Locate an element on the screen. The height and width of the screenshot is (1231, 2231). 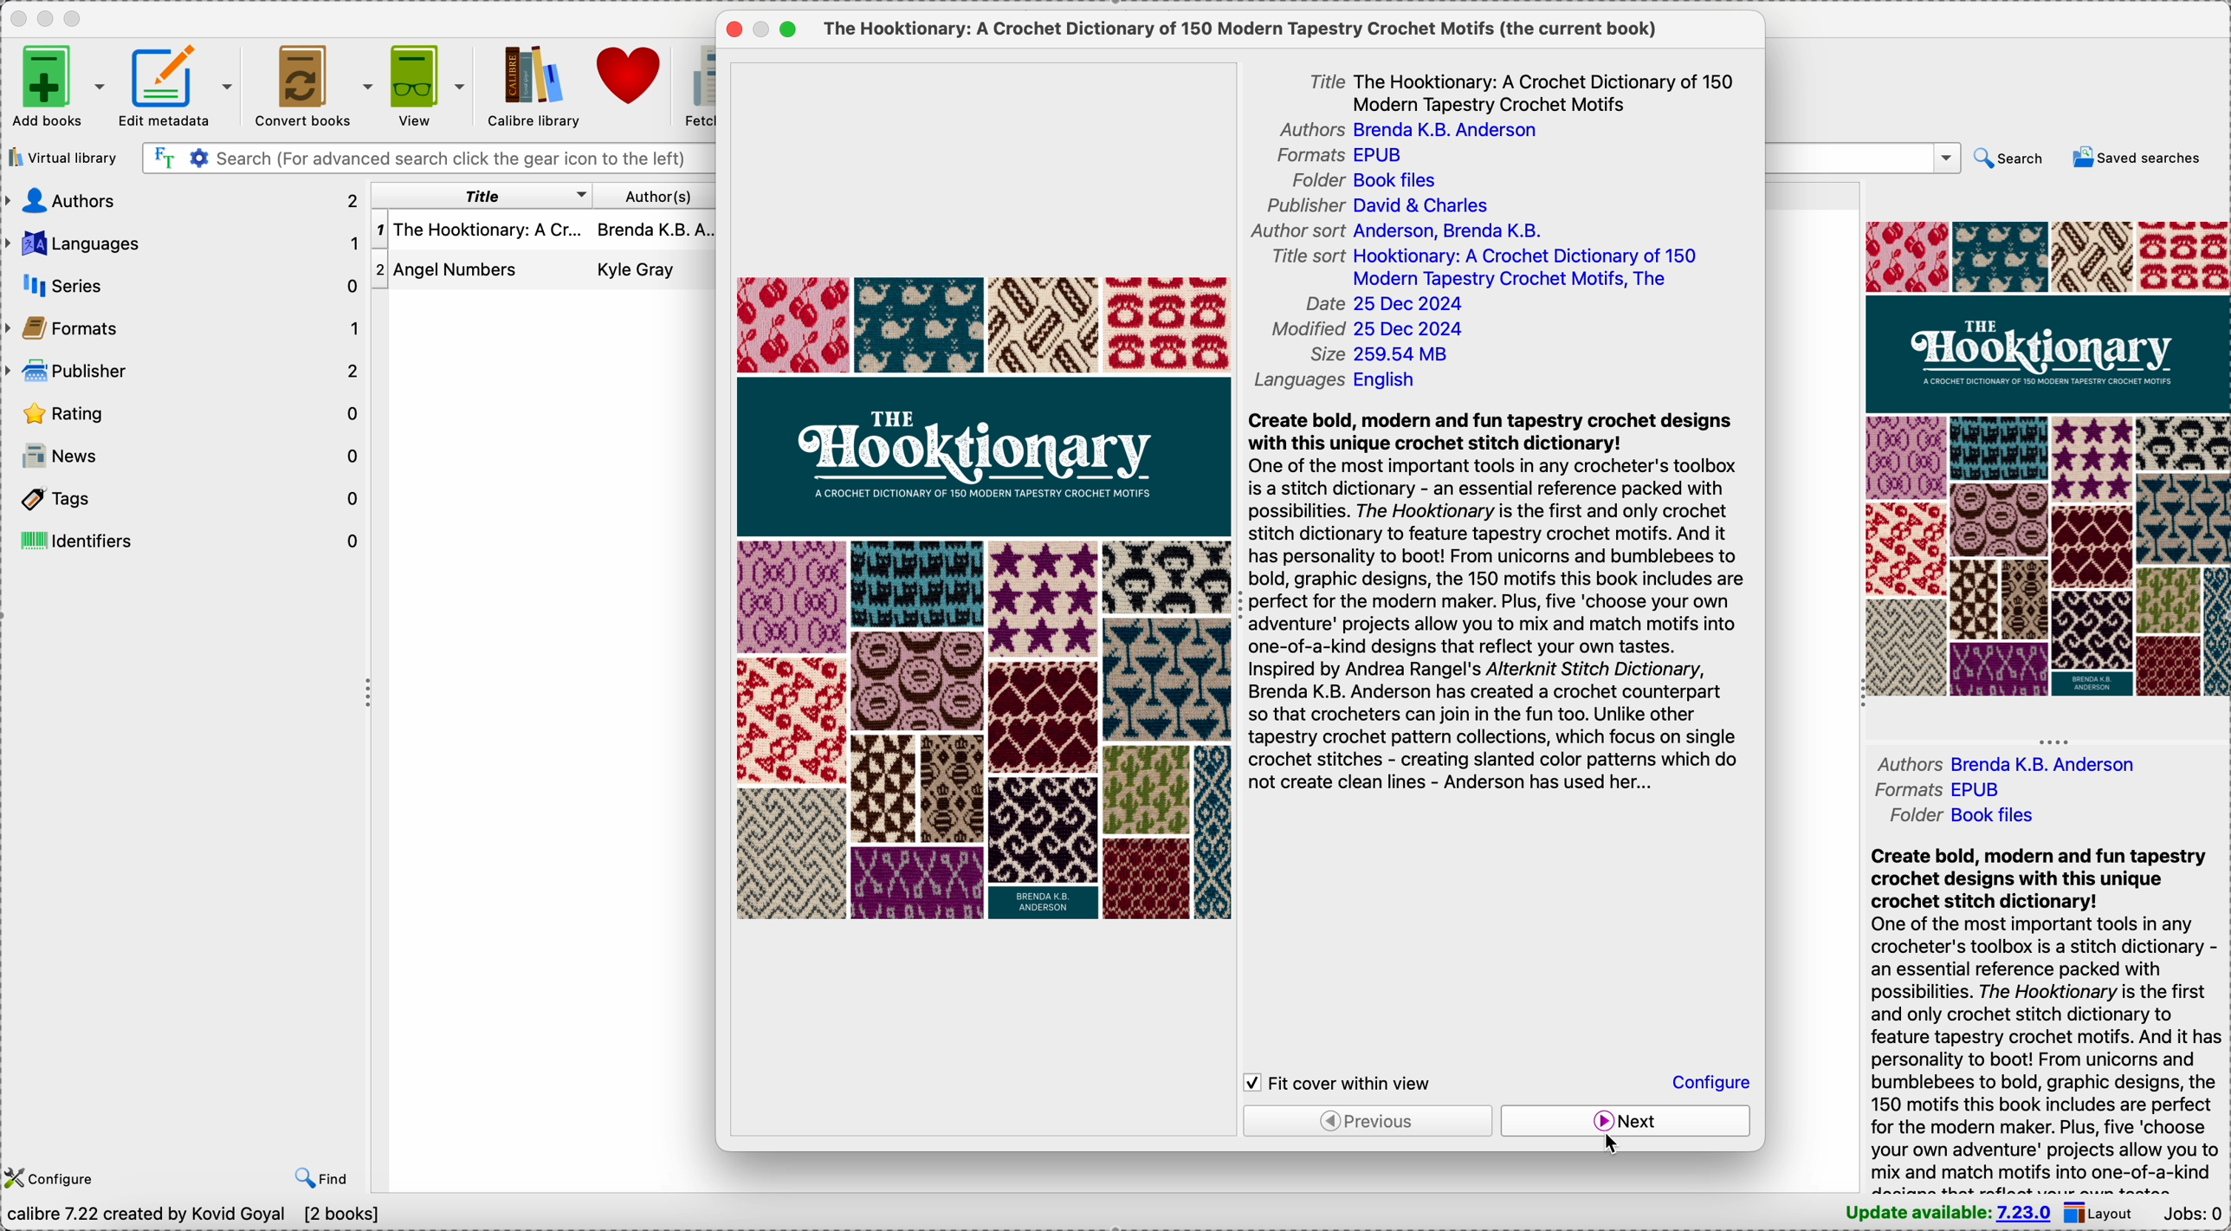
book cover preview is located at coordinates (979, 597).